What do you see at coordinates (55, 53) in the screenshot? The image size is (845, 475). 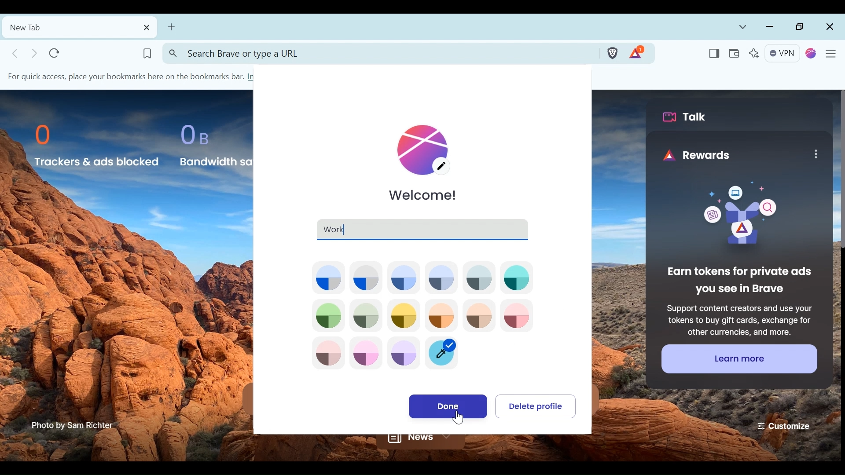 I see `Reload this page` at bounding box center [55, 53].